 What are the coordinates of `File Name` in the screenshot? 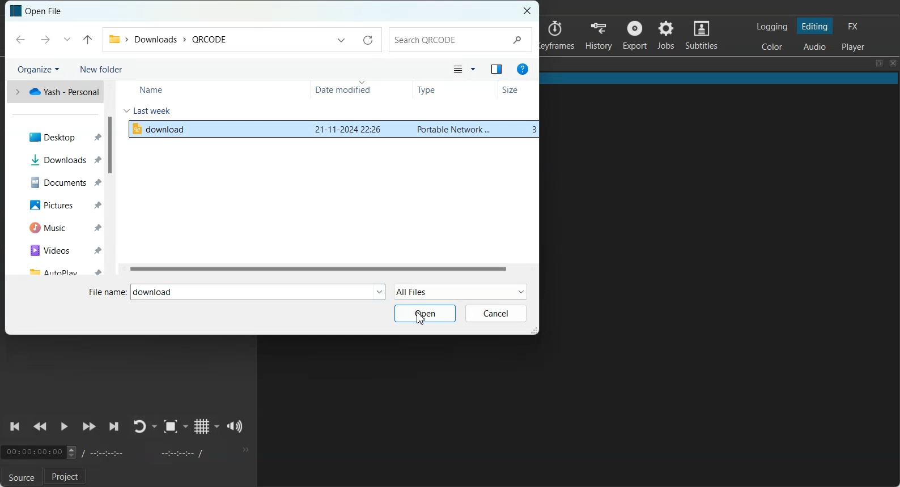 It's located at (106, 292).